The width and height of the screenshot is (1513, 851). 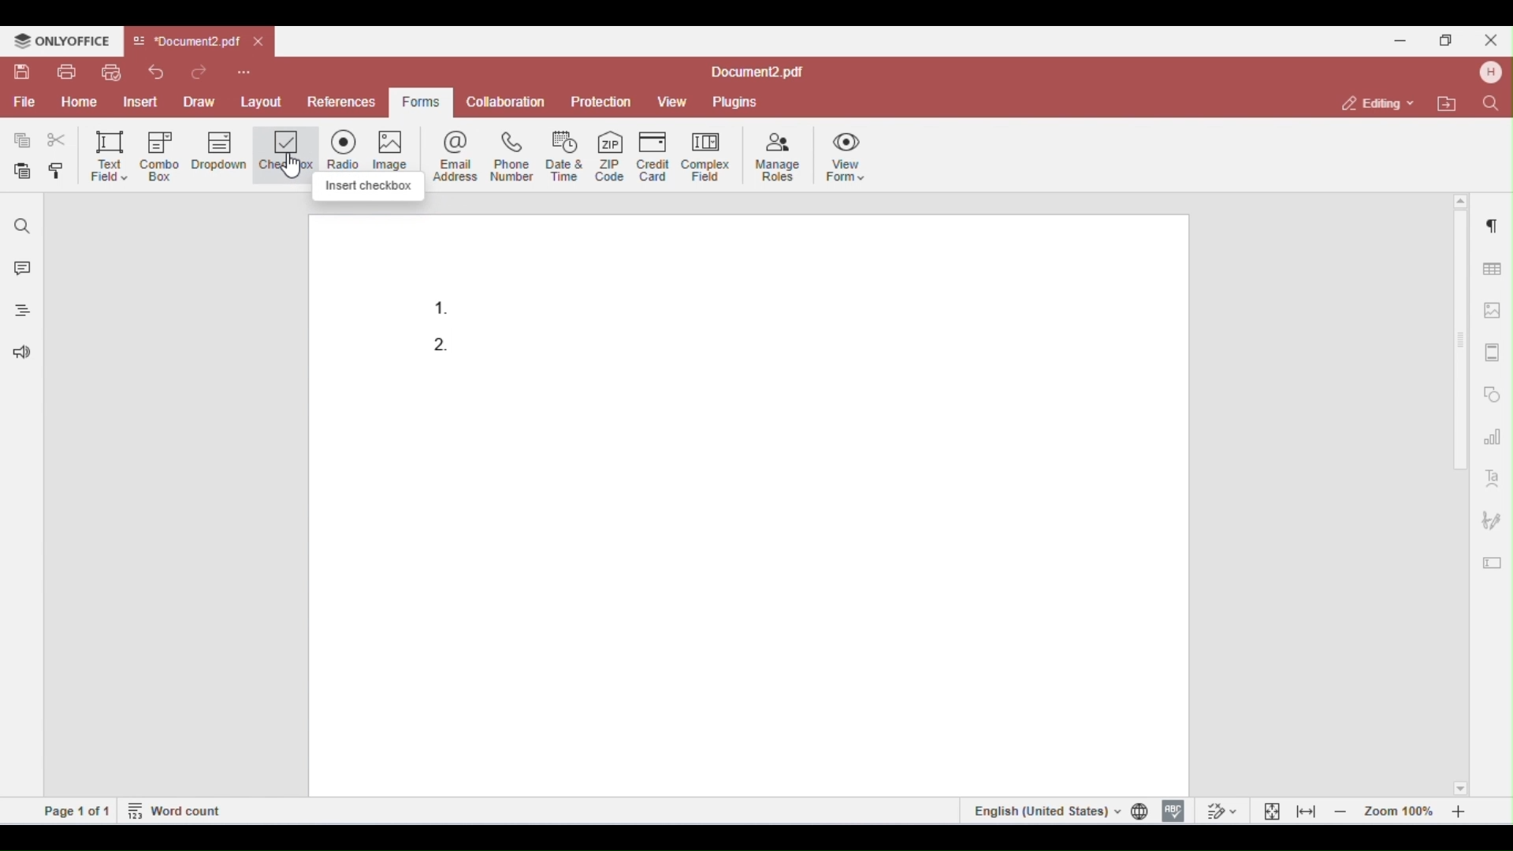 I want to click on comments, so click(x=19, y=270).